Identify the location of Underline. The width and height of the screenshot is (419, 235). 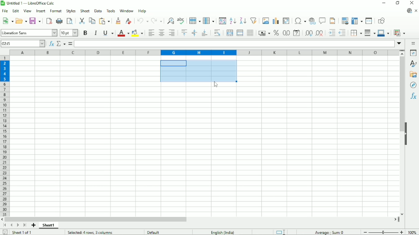
(108, 33).